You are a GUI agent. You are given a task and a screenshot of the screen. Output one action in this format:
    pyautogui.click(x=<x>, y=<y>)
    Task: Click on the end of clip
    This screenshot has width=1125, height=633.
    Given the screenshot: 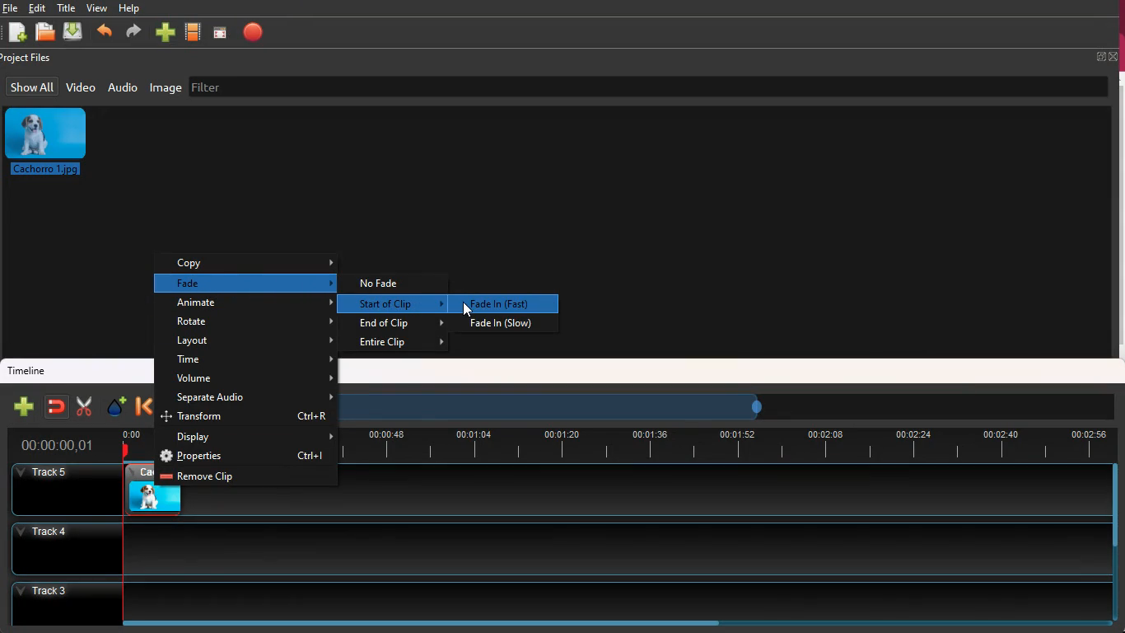 What is the action you would take?
    pyautogui.click(x=399, y=324)
    